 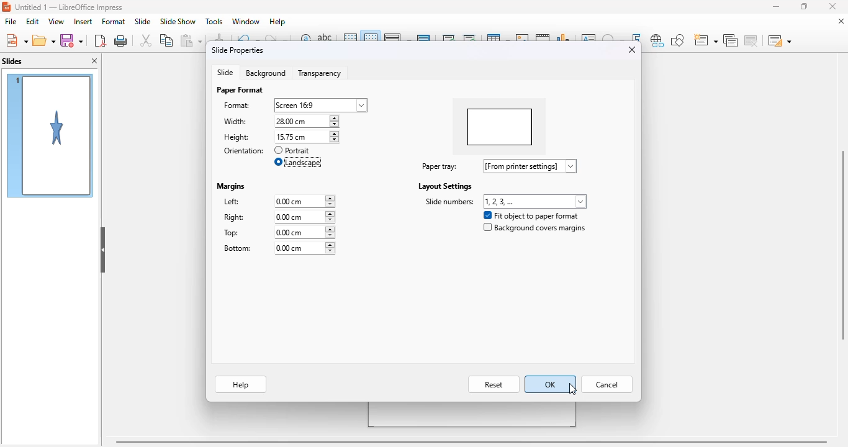 What do you see at coordinates (331, 214) in the screenshot?
I see `increase right margin` at bounding box center [331, 214].